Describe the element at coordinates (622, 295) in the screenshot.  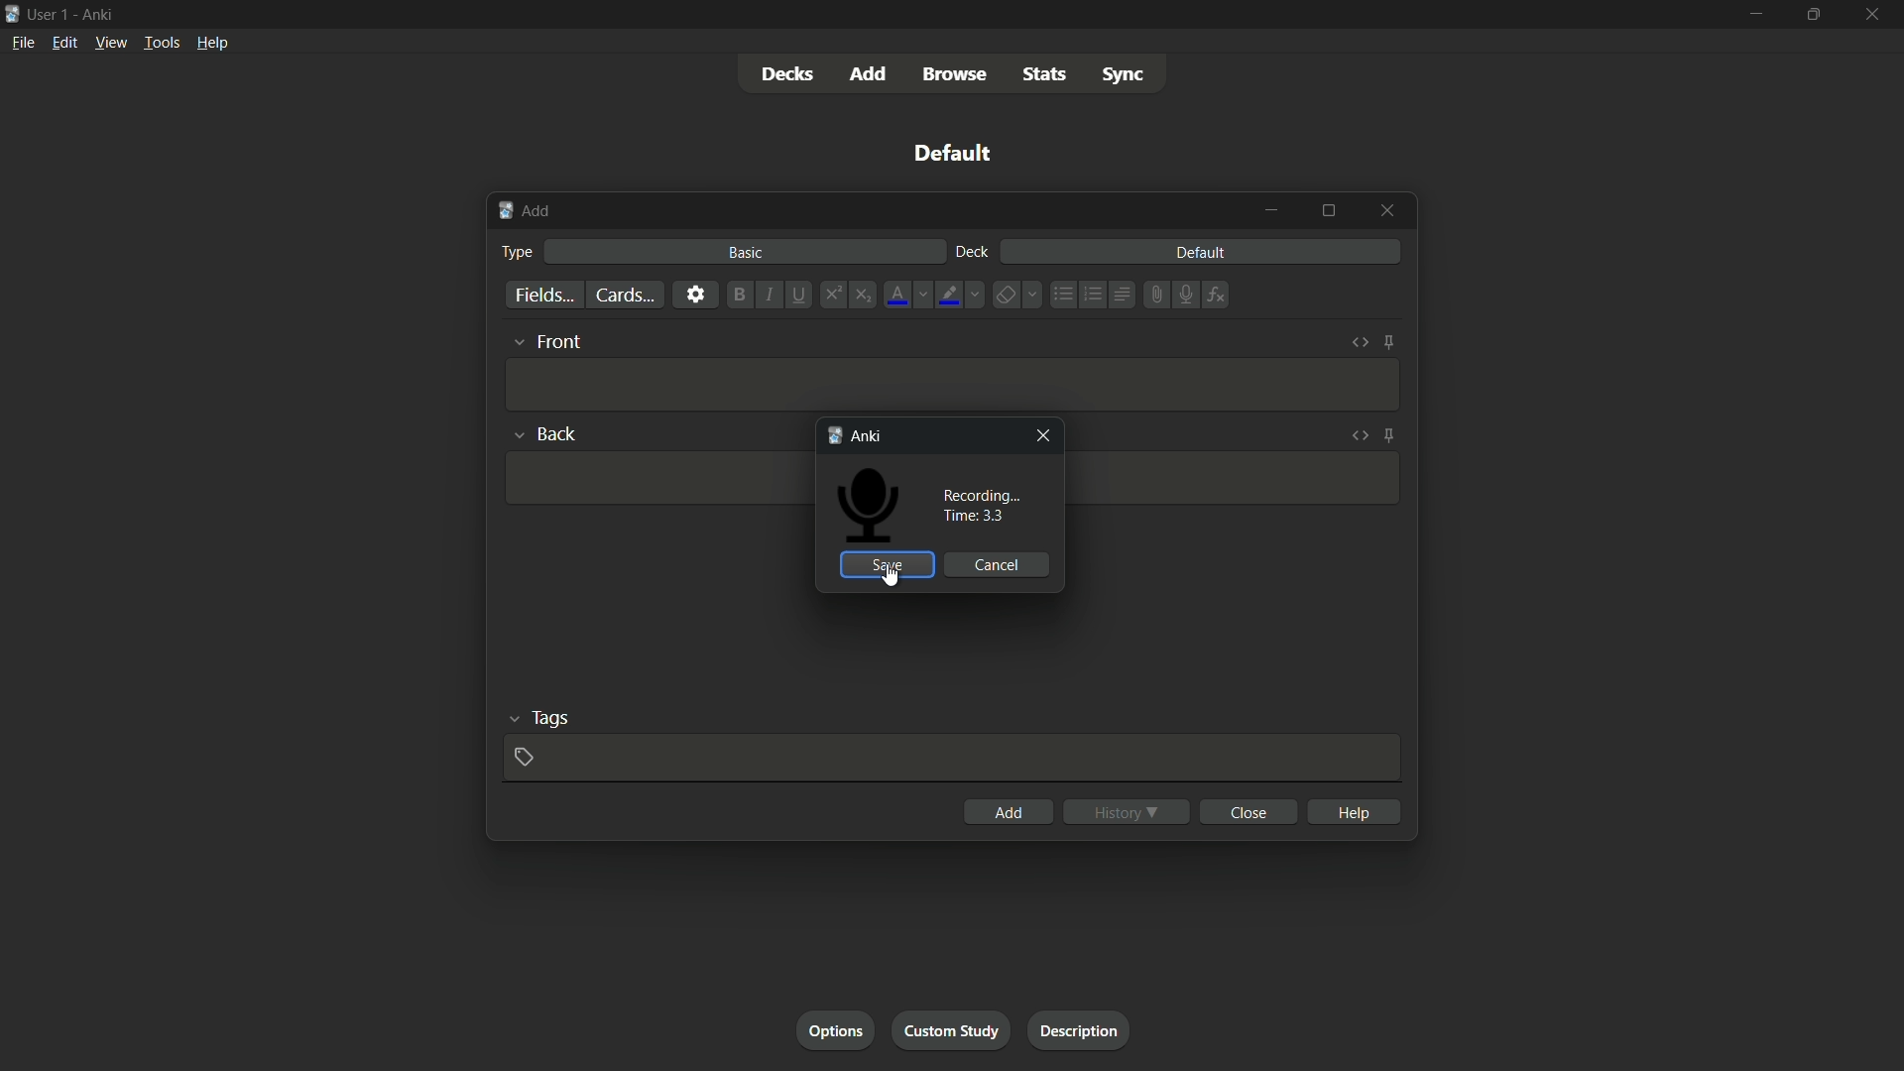
I see `cards` at that location.